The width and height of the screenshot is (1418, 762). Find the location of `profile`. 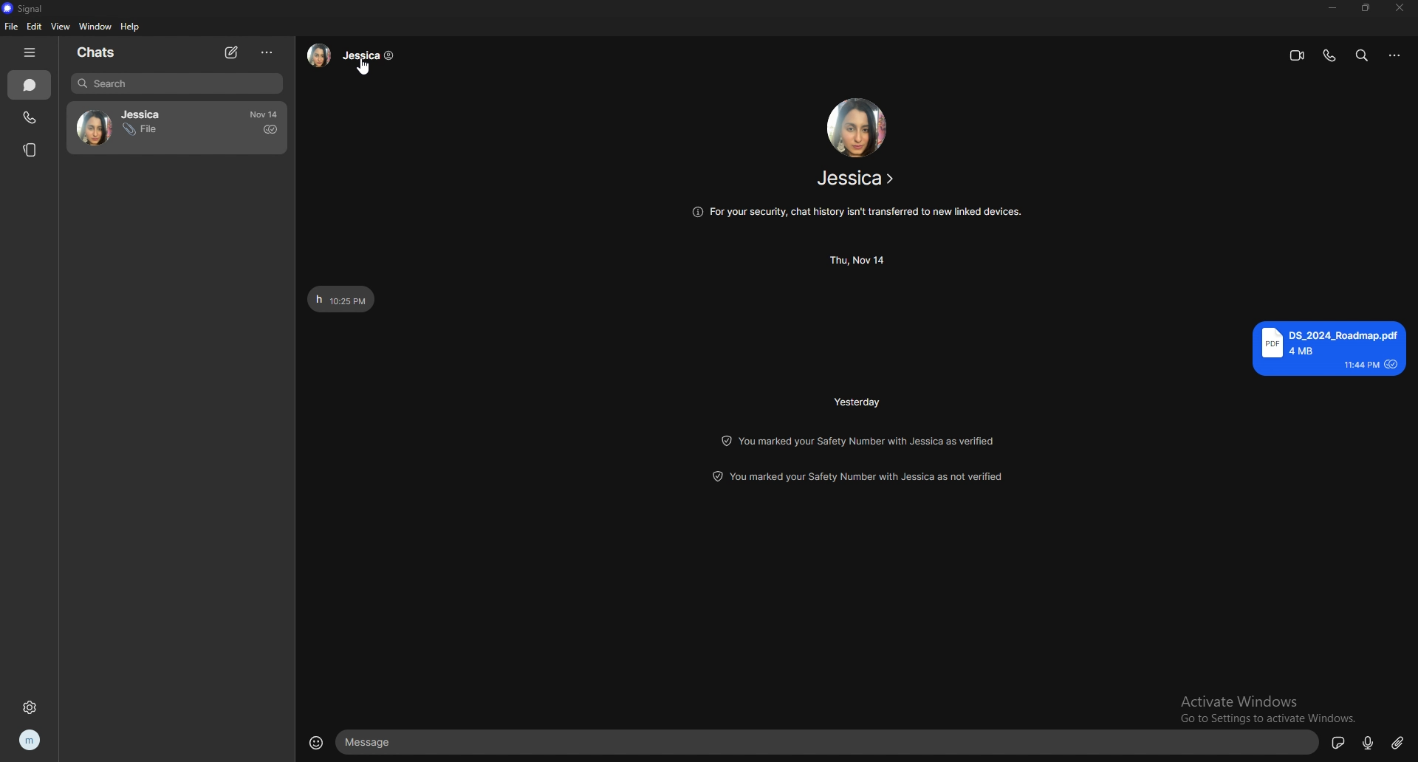

profile is located at coordinates (35, 741).